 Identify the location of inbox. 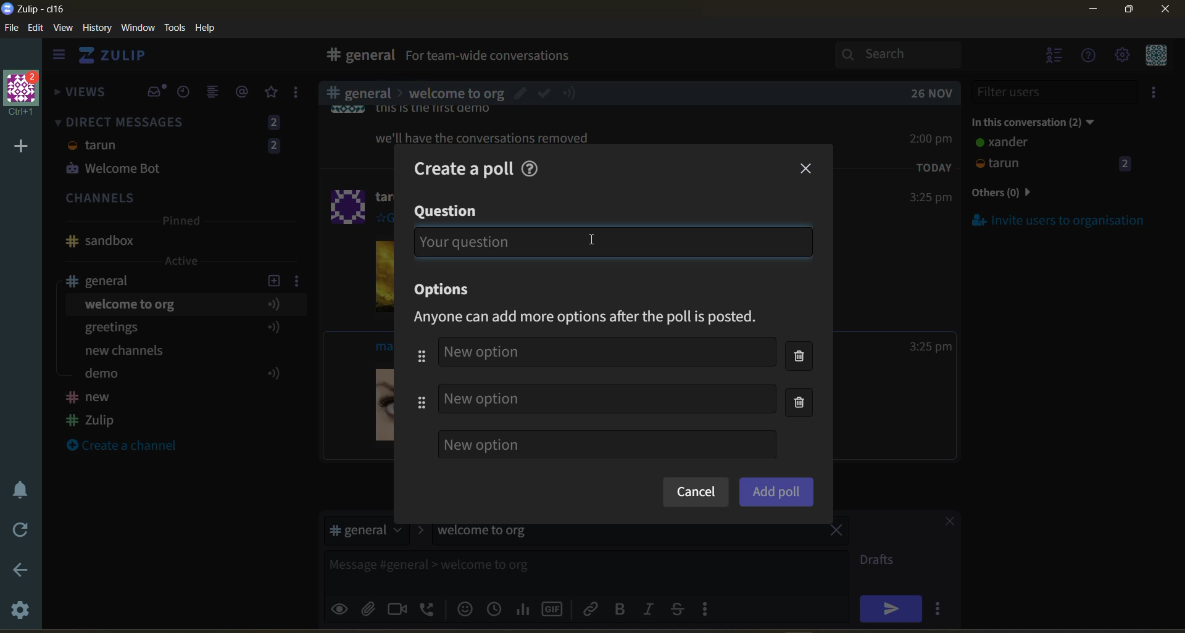
(357, 57).